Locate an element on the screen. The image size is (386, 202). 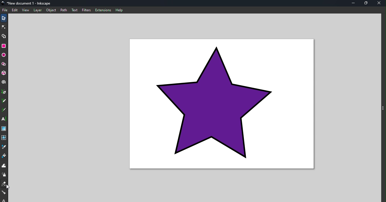
paint bucket tool is located at coordinates (4, 156).